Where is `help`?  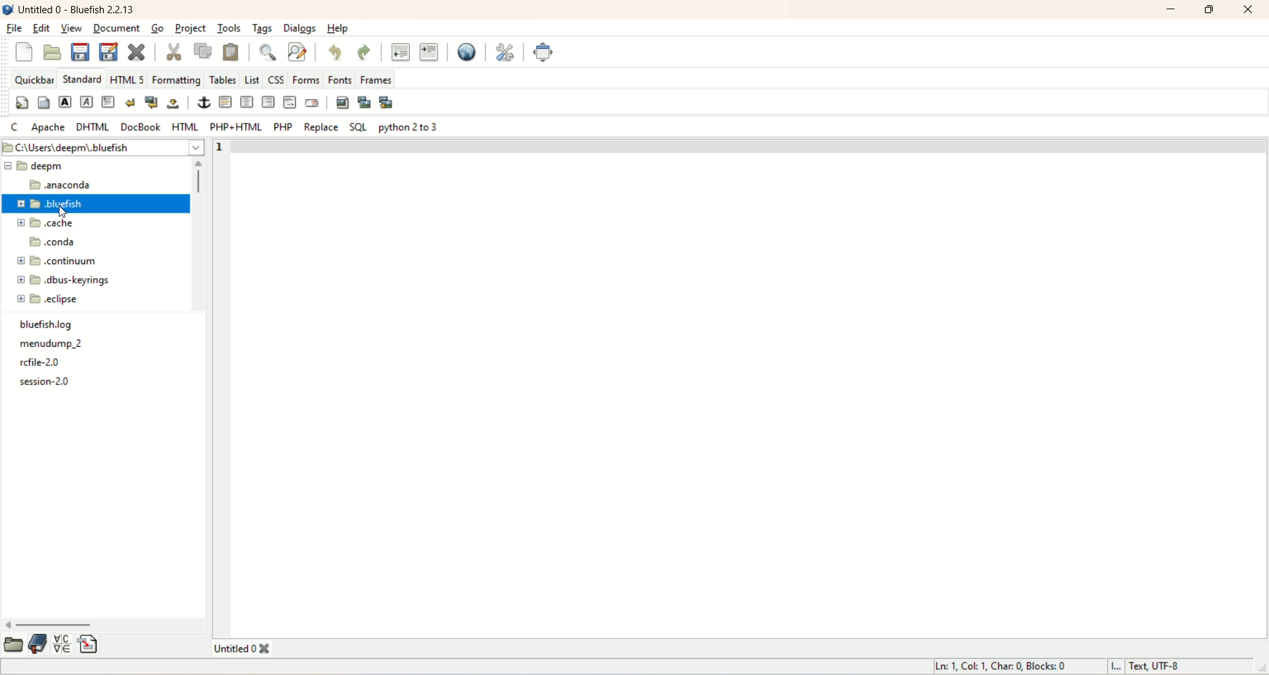 help is located at coordinates (336, 28).